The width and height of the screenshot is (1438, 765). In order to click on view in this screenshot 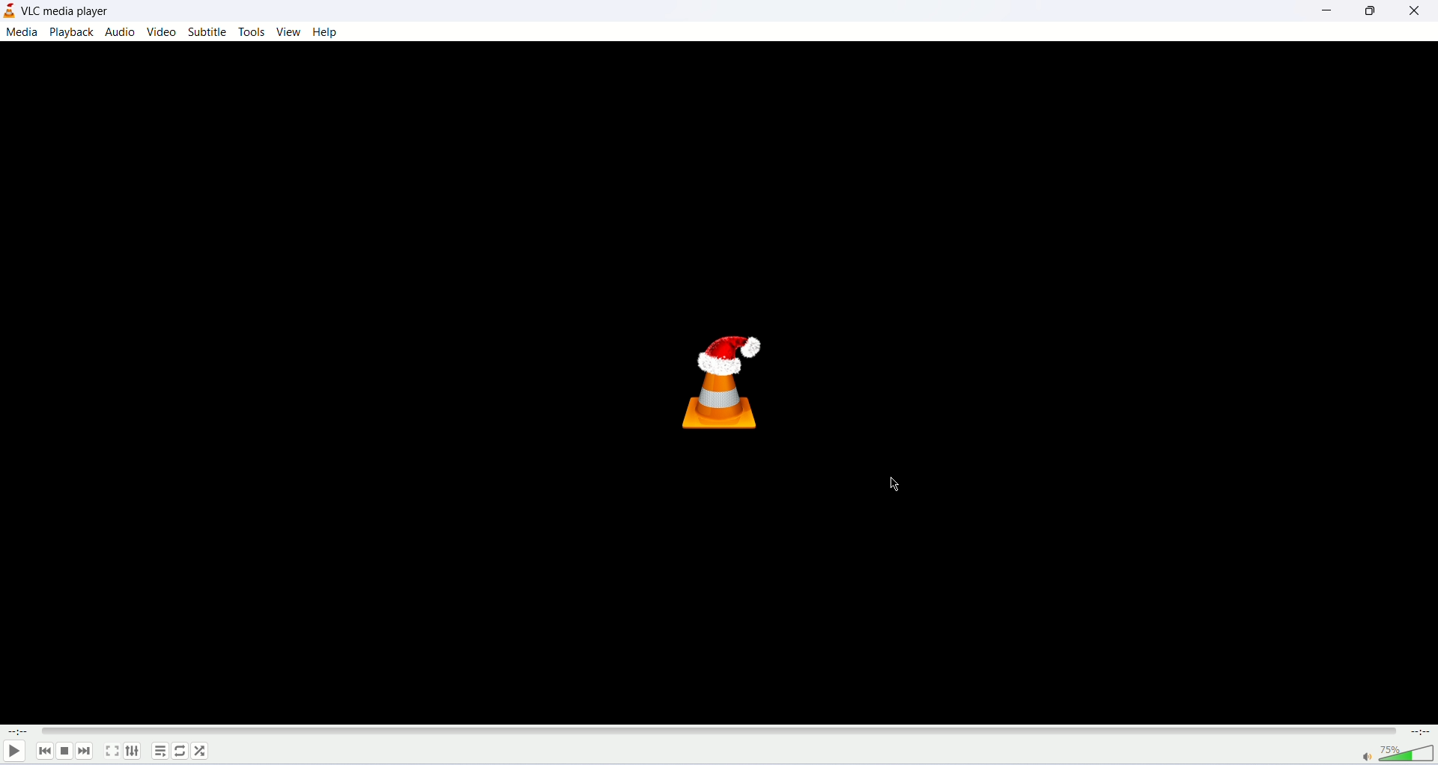, I will do `click(288, 31)`.